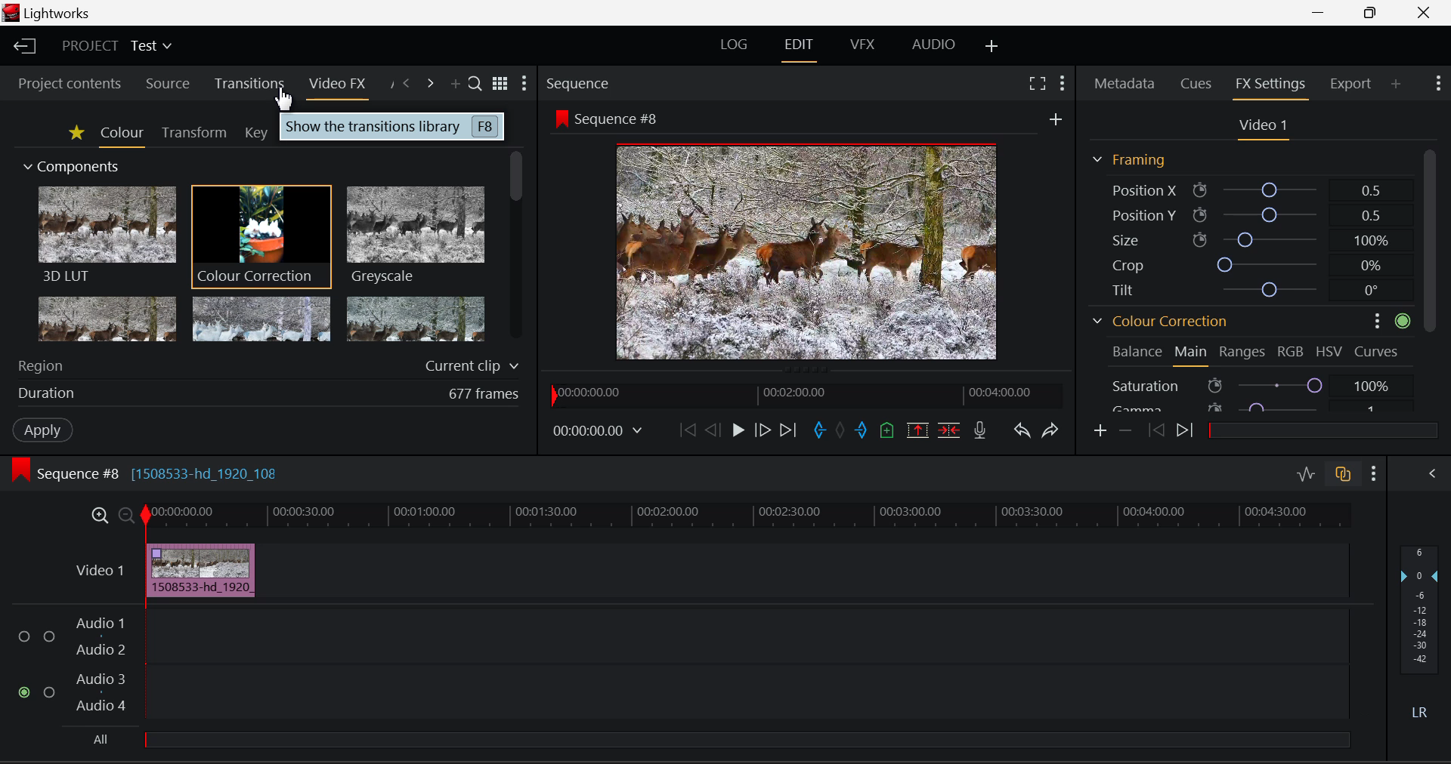 This screenshot has width=1451, height=764. What do you see at coordinates (928, 46) in the screenshot?
I see `AUDIO Layout` at bounding box center [928, 46].